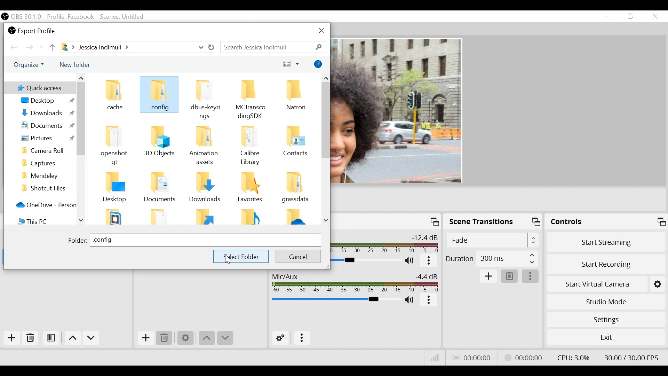  What do you see at coordinates (145, 338) in the screenshot?
I see `Add` at bounding box center [145, 338].